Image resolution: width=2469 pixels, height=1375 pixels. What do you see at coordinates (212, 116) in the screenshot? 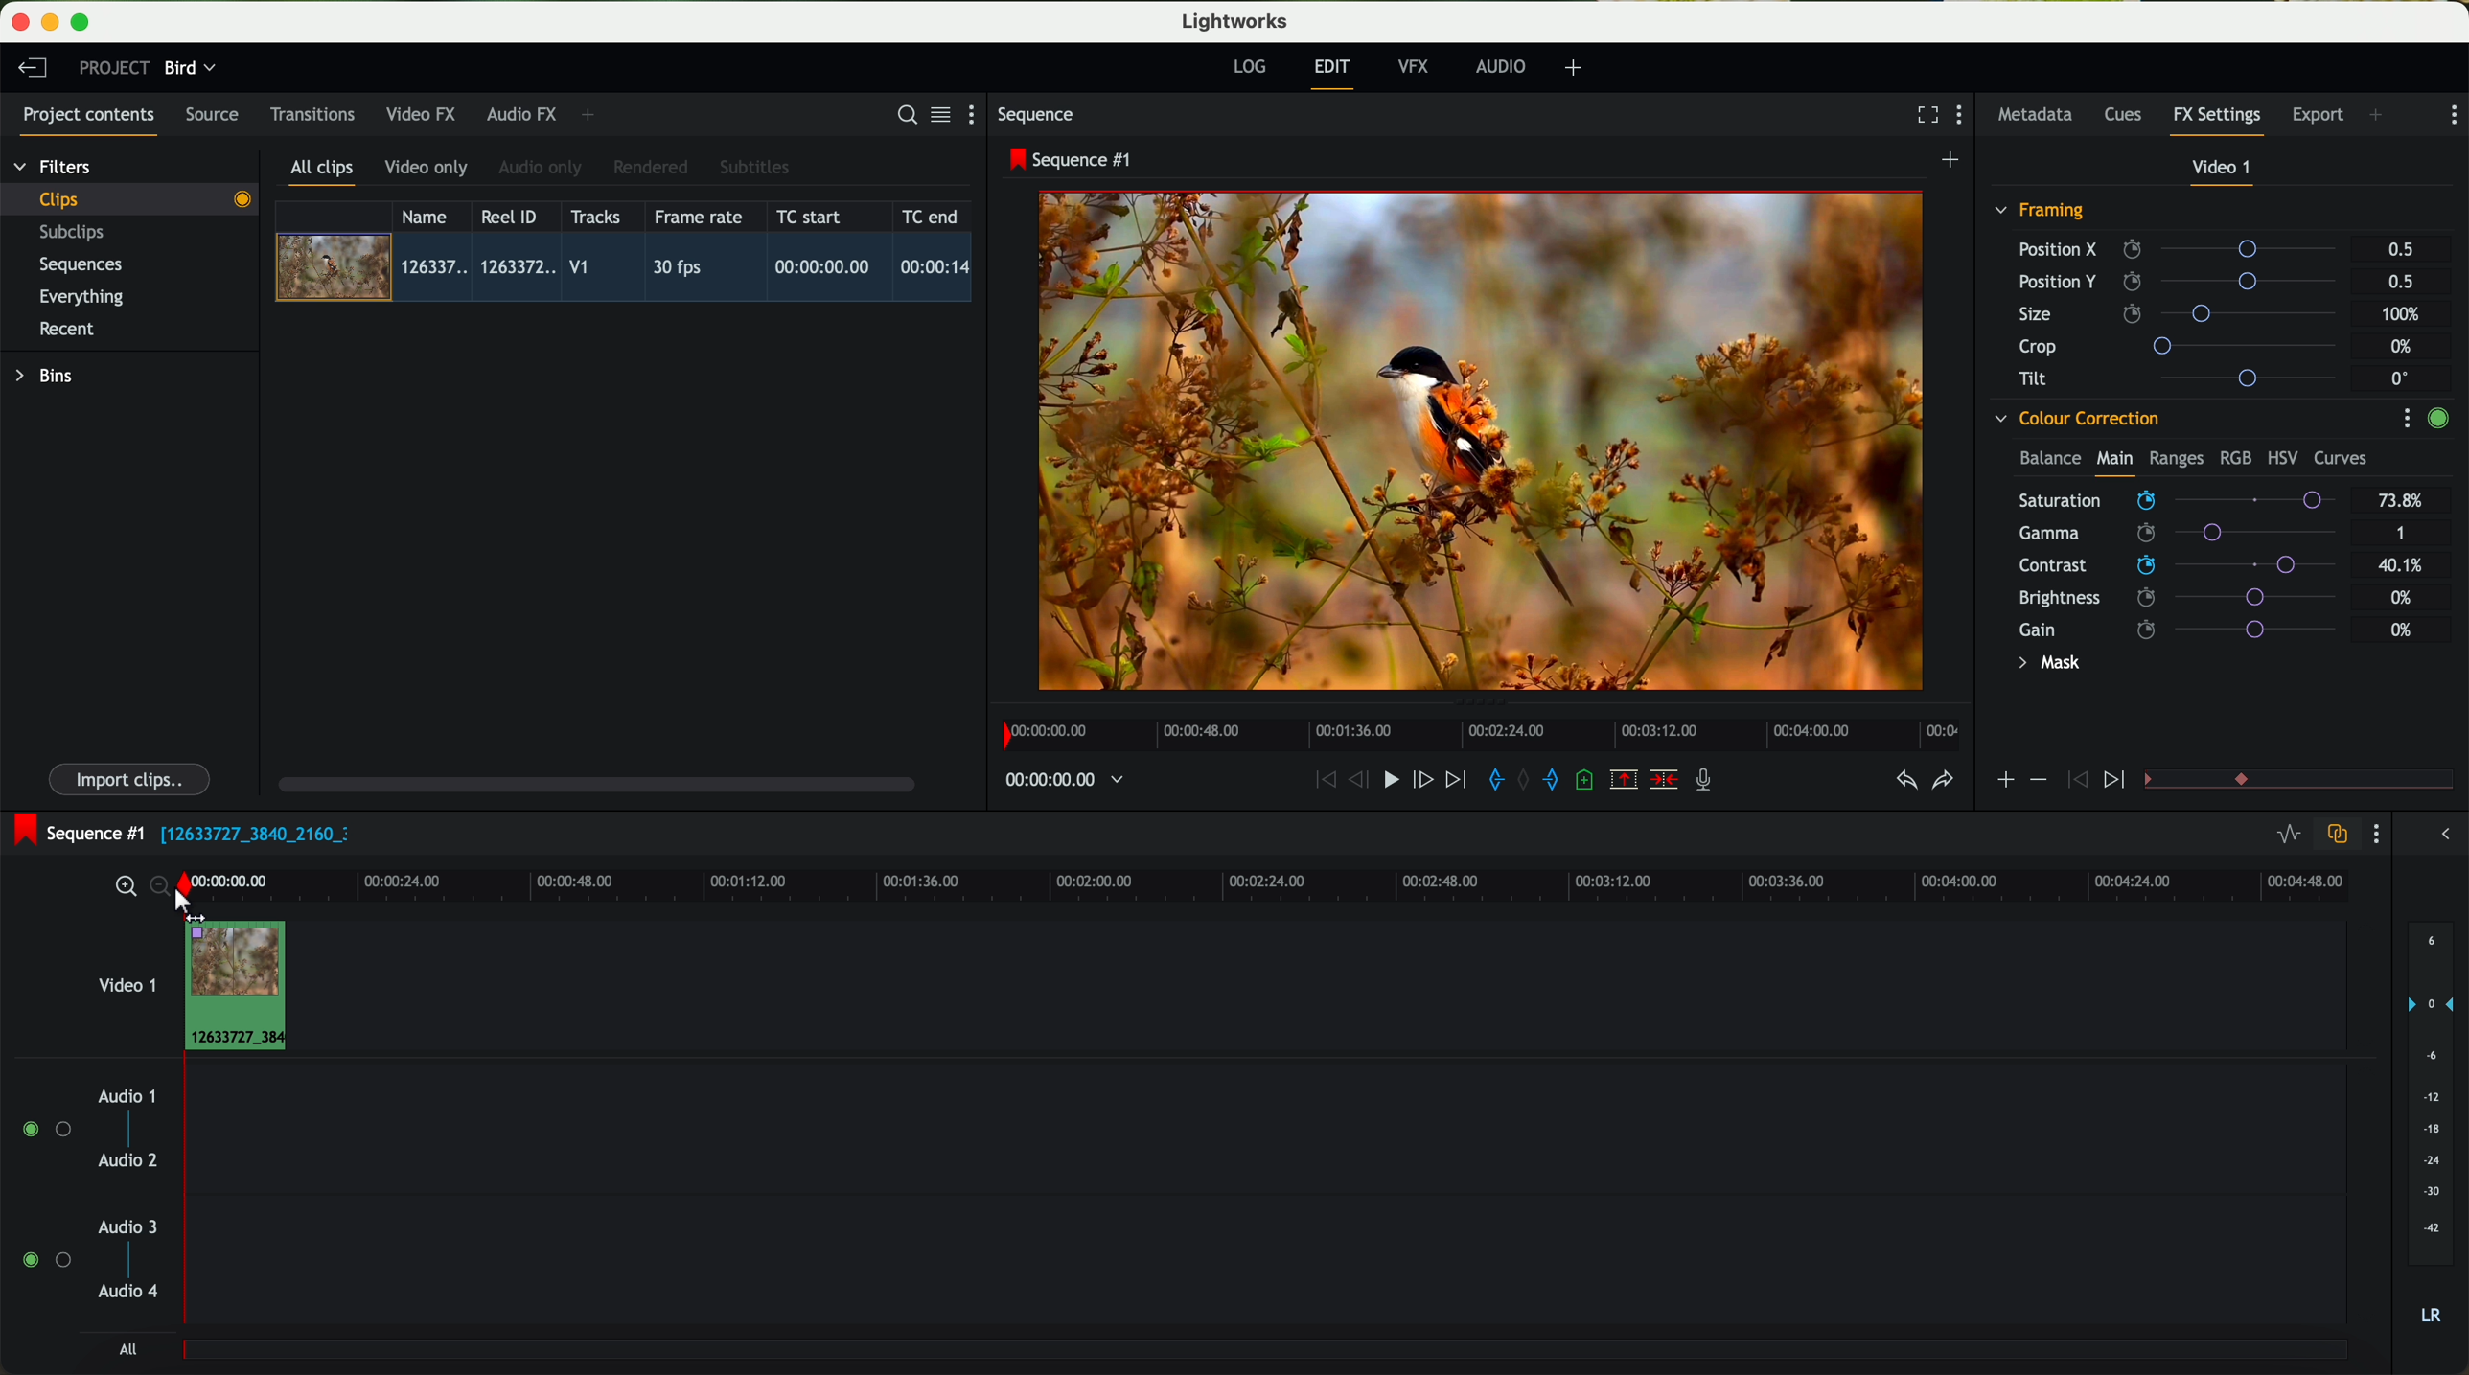
I see `source` at bounding box center [212, 116].